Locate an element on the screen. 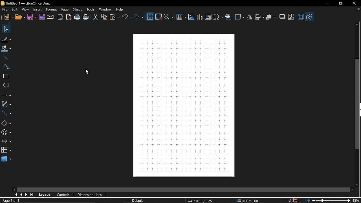  cut is located at coordinates (96, 17).